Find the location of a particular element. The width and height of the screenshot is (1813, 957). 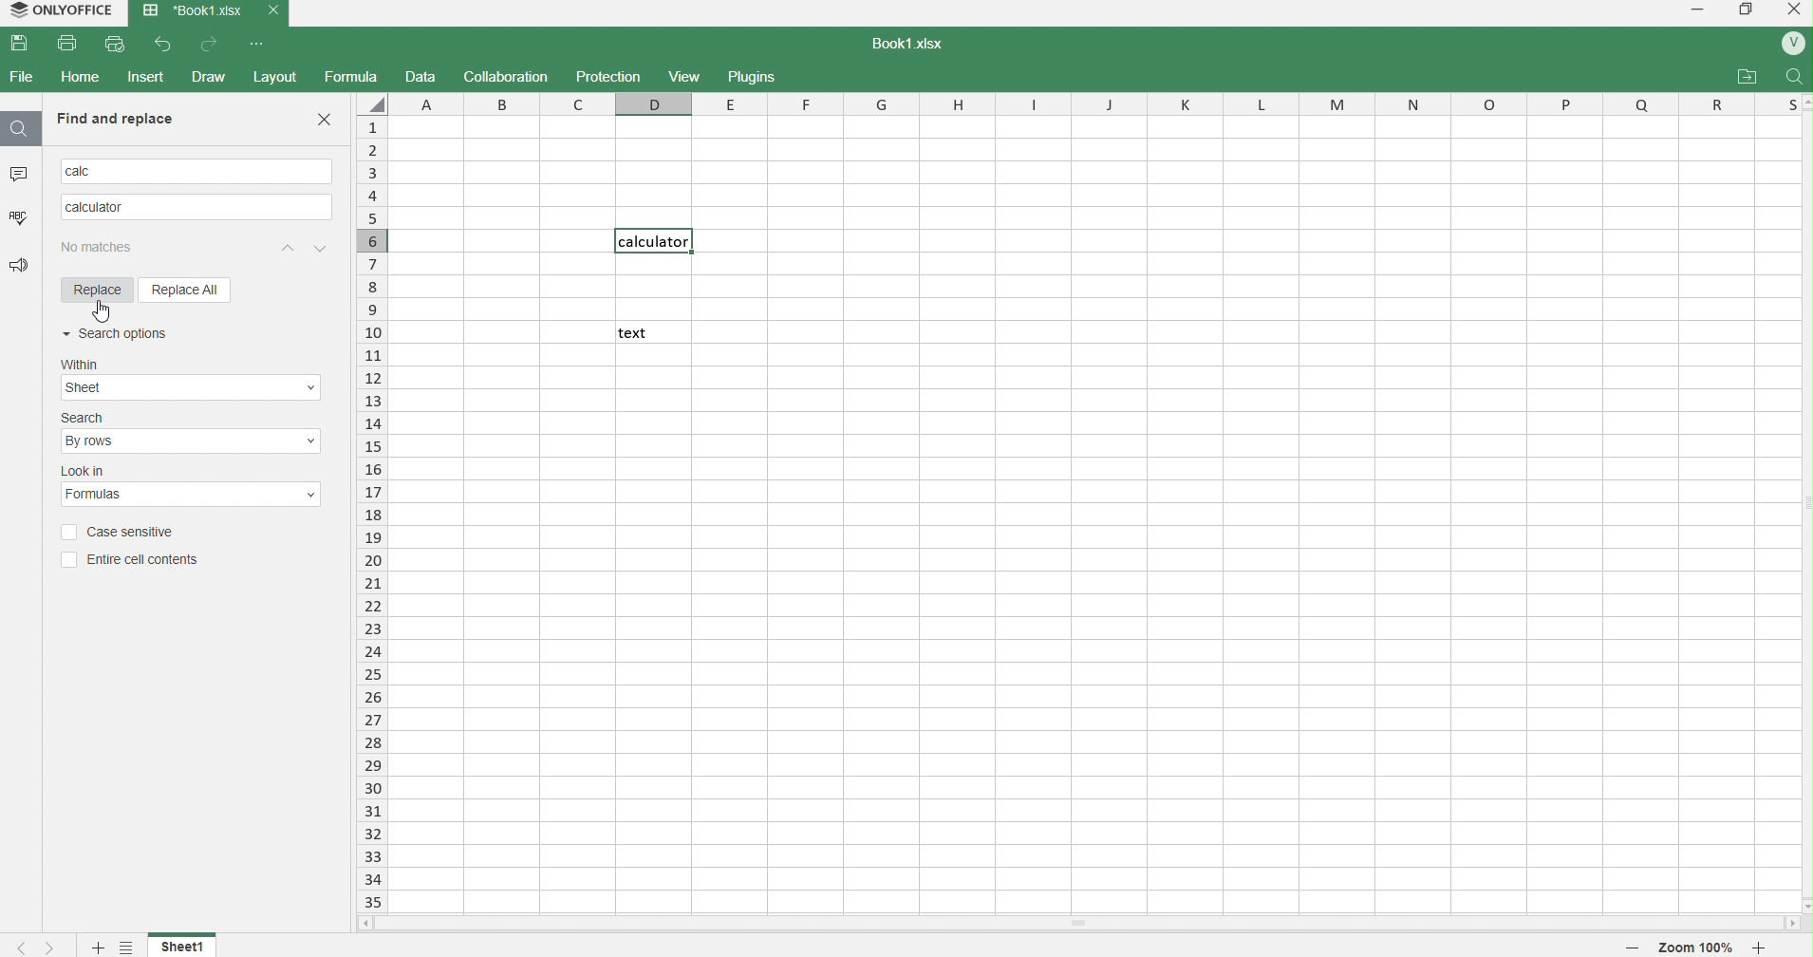

cursor is located at coordinates (105, 310).